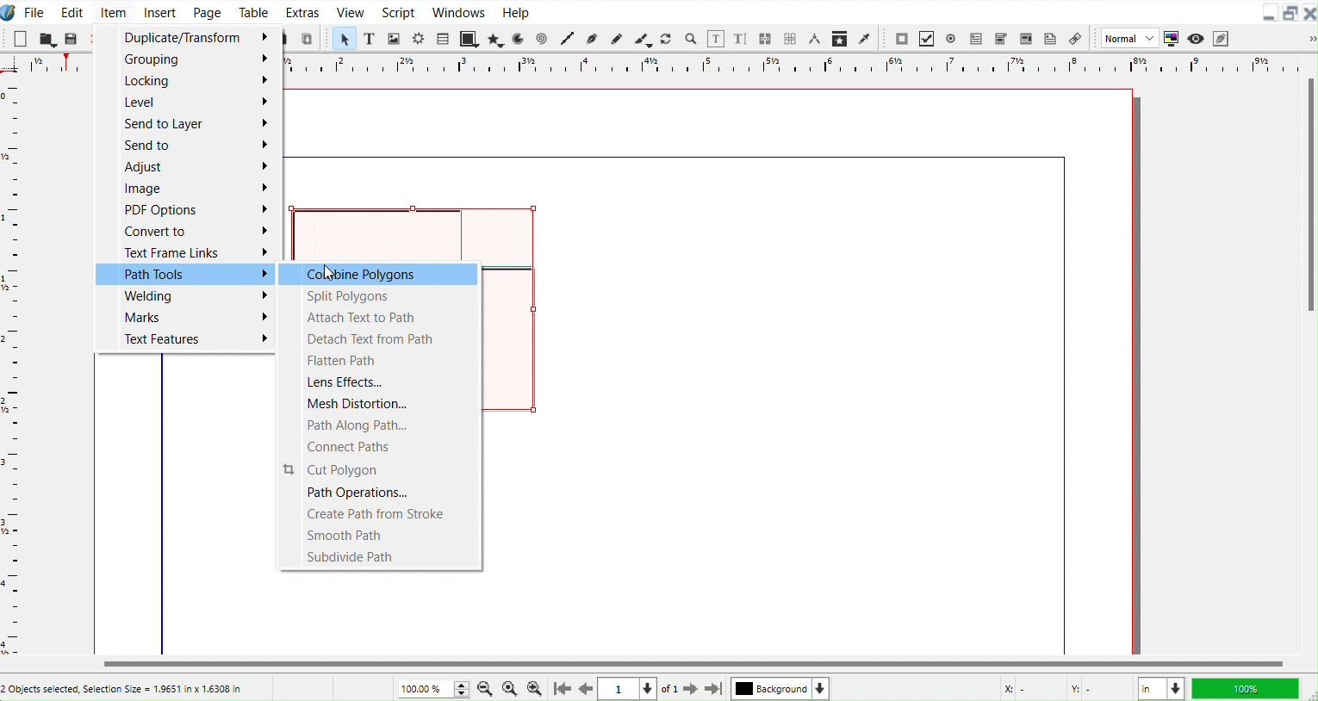  What do you see at coordinates (186, 189) in the screenshot?
I see `Image` at bounding box center [186, 189].